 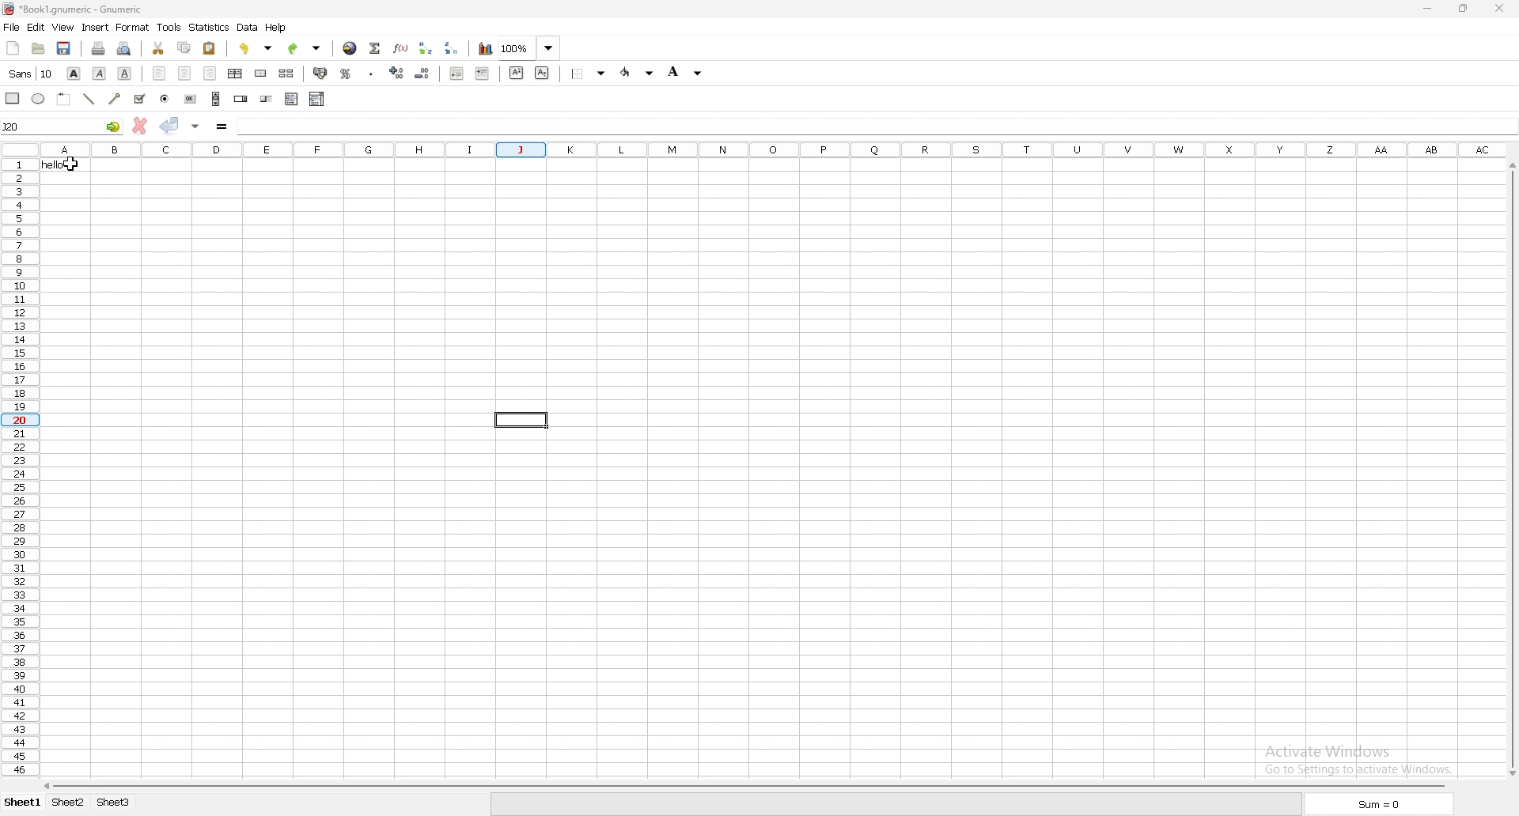 I want to click on cell input, so click(x=872, y=125).